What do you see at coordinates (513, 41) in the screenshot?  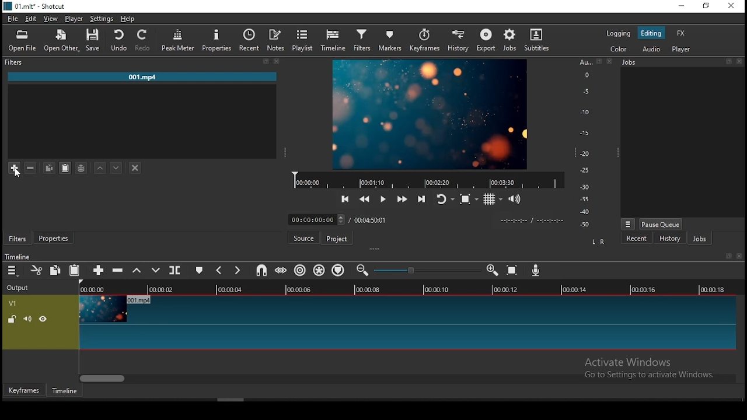 I see `jobs` at bounding box center [513, 41].